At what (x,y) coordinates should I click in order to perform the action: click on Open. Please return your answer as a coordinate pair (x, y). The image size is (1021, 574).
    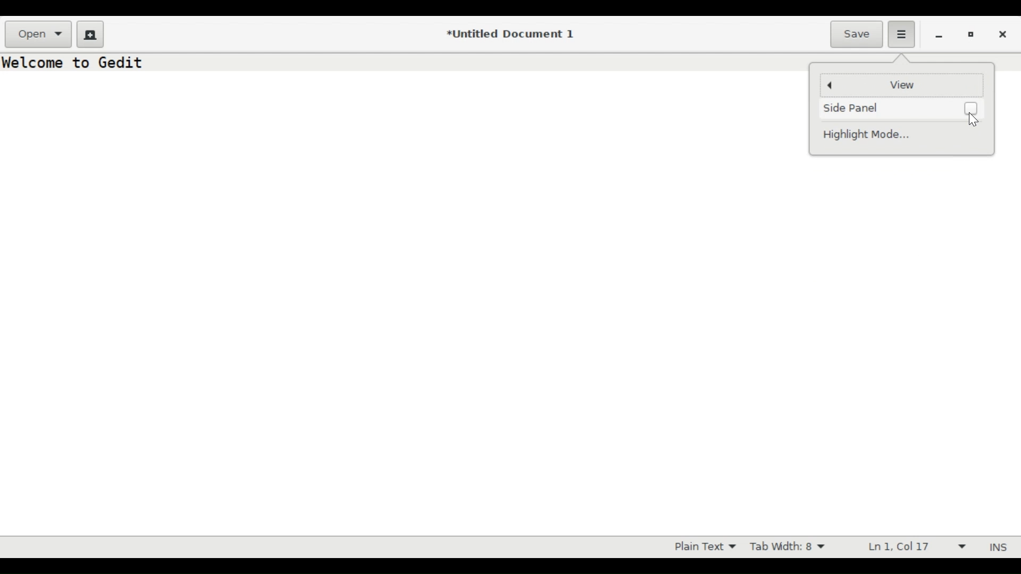
    Looking at the image, I should click on (39, 35).